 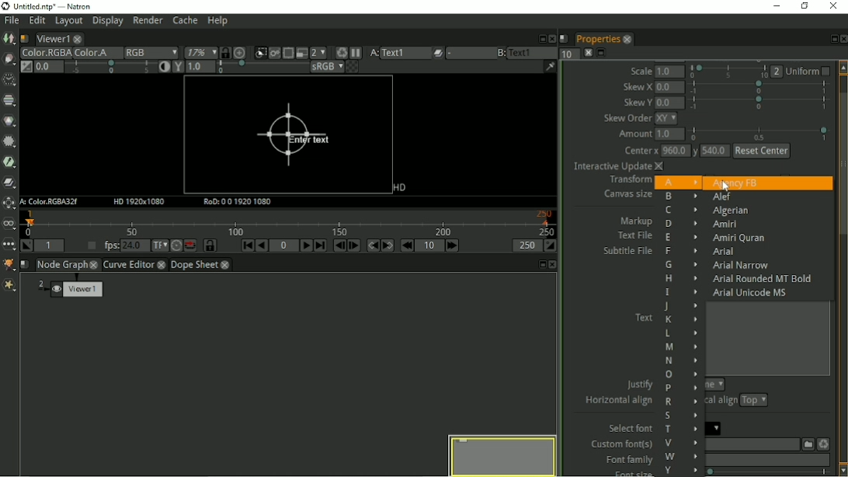 What do you see at coordinates (438, 53) in the screenshot?
I see `Operations applied between A and B` at bounding box center [438, 53].